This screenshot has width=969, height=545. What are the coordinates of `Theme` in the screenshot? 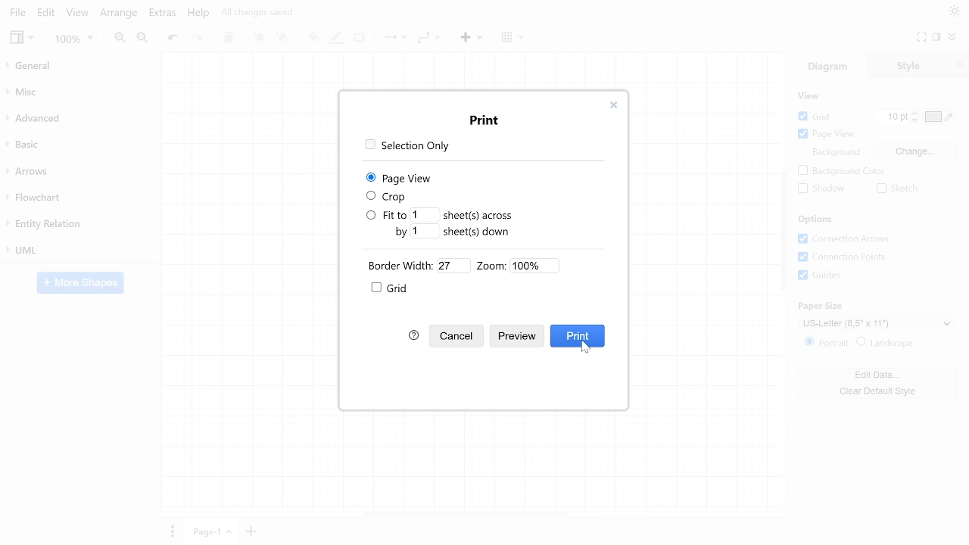 It's located at (952, 12).